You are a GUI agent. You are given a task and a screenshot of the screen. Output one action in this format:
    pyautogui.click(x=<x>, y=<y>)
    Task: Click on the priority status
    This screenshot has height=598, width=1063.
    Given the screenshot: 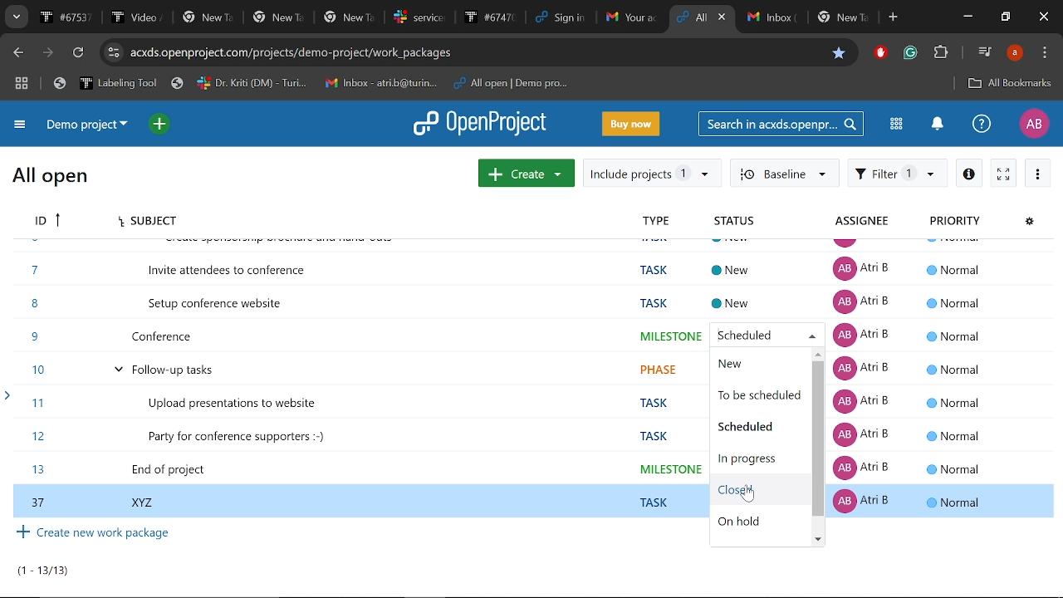 What is the action you would take?
    pyautogui.click(x=953, y=376)
    